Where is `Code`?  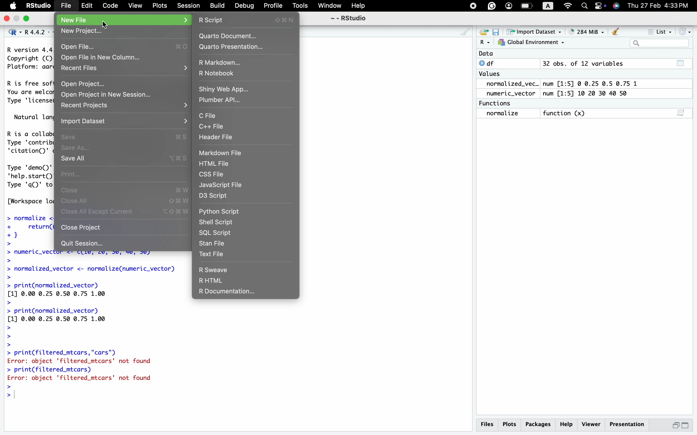
Code is located at coordinates (109, 5).